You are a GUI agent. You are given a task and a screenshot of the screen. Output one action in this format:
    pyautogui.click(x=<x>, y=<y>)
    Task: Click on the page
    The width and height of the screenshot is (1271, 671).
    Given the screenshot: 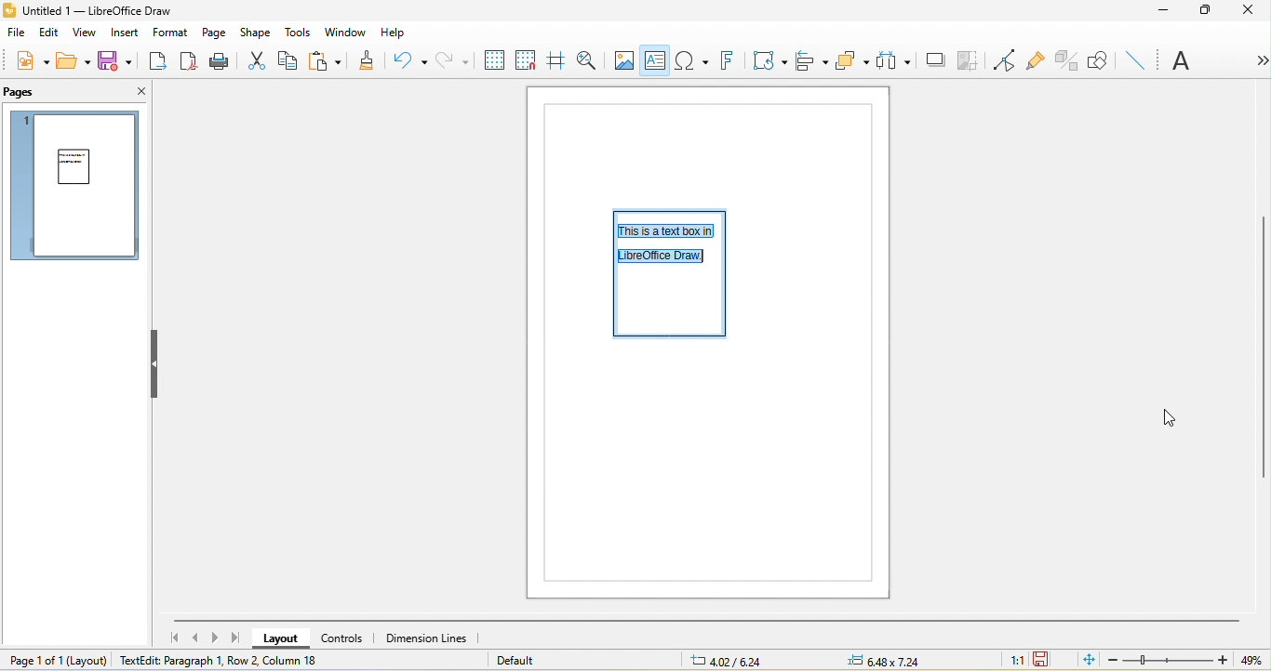 What is the action you would take?
    pyautogui.click(x=216, y=33)
    